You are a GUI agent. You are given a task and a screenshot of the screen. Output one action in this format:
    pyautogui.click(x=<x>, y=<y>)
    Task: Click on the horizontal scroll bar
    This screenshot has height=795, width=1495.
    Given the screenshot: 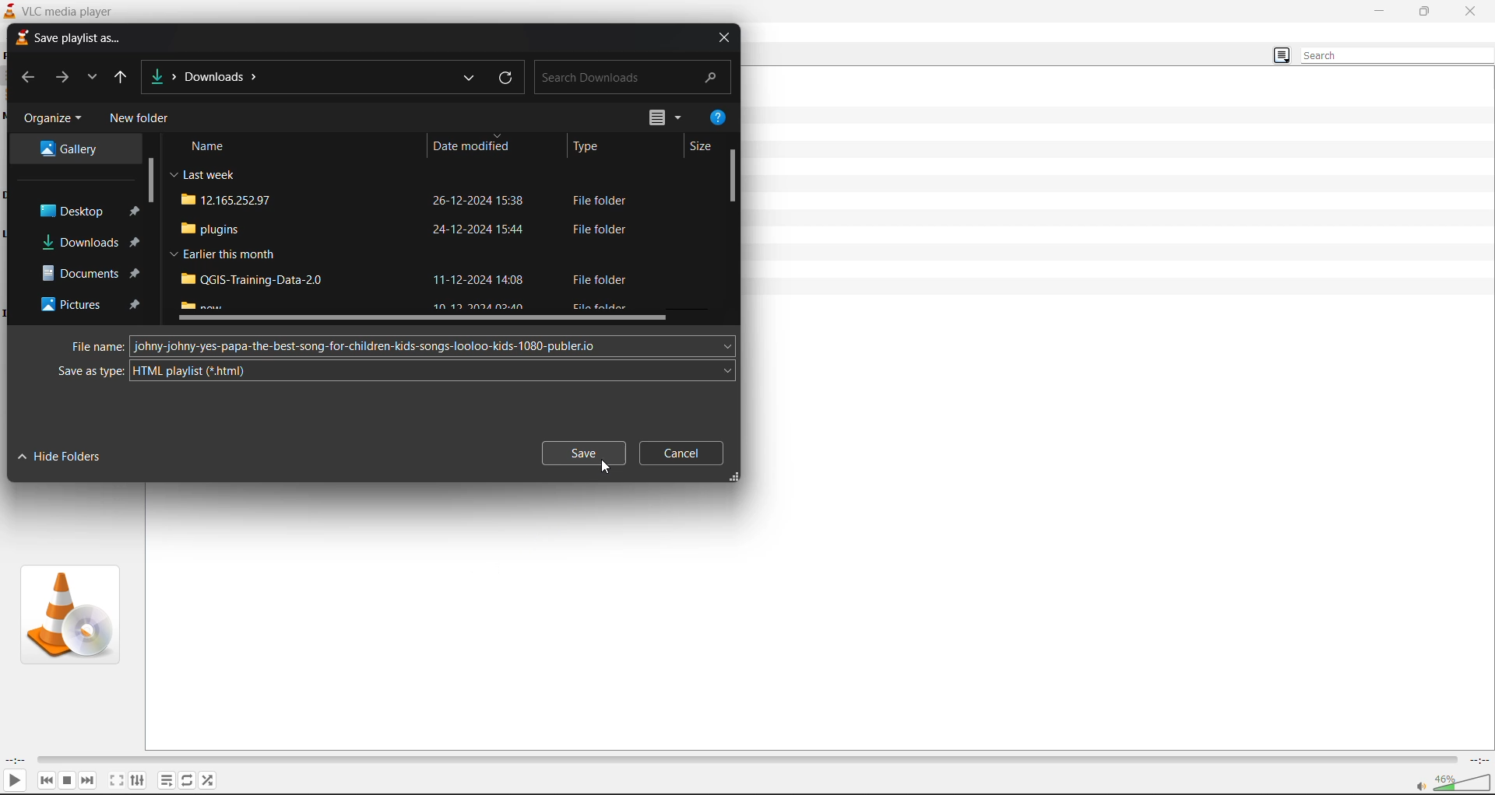 What is the action you would take?
    pyautogui.click(x=424, y=312)
    